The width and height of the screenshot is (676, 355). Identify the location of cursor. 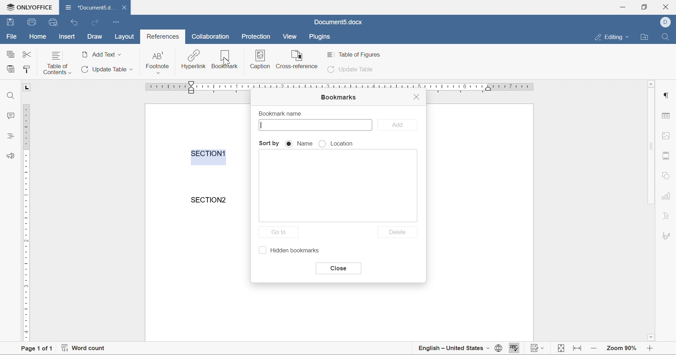
(226, 62).